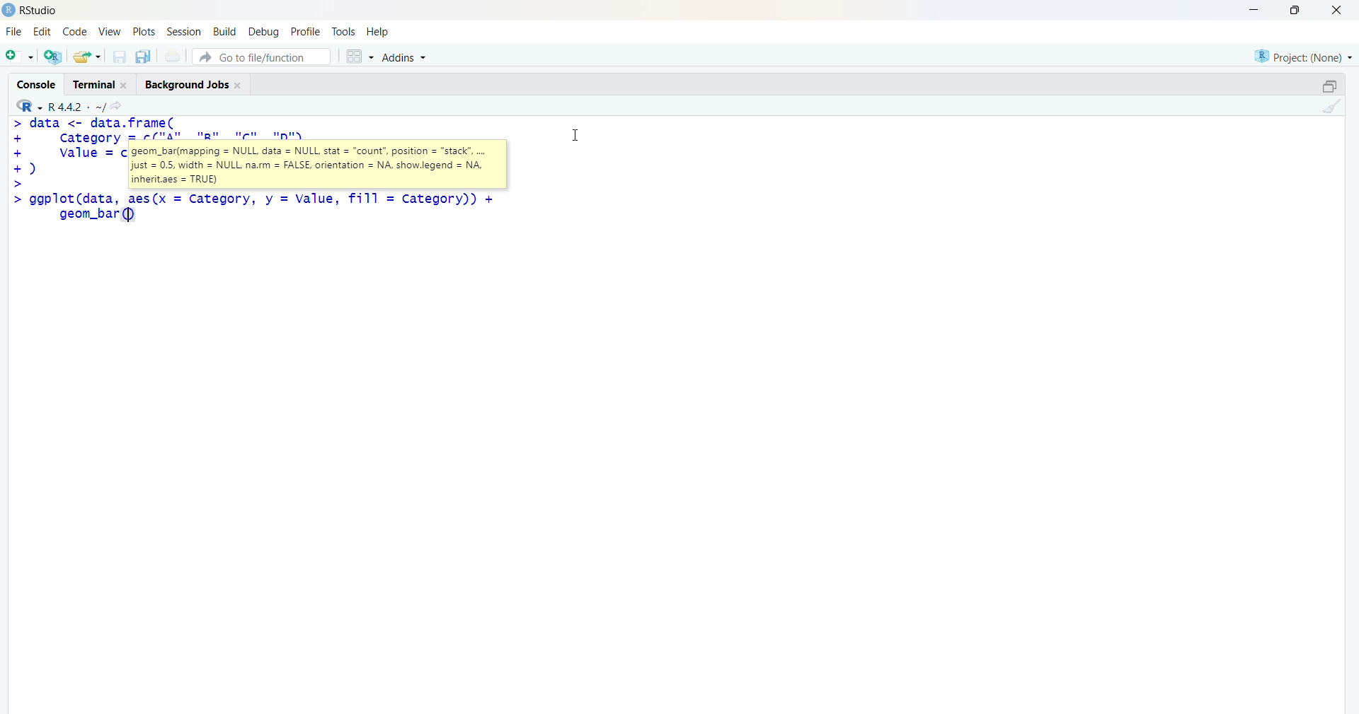 The image size is (1359, 714). Describe the element at coordinates (40, 83) in the screenshot. I see `Console` at that location.